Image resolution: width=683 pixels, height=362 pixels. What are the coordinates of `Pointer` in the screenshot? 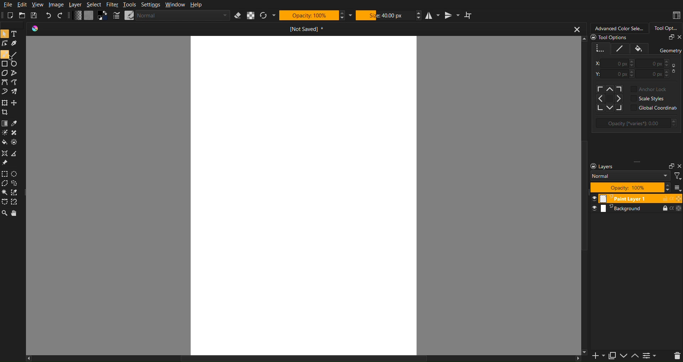 It's located at (5, 34).